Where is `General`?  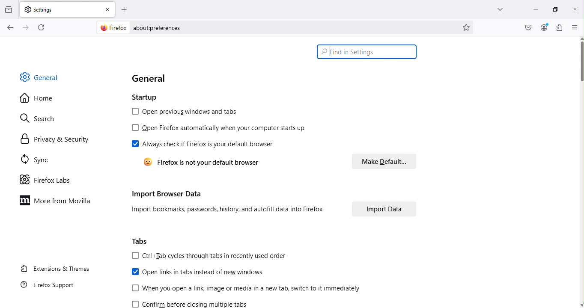
General is located at coordinates (42, 77).